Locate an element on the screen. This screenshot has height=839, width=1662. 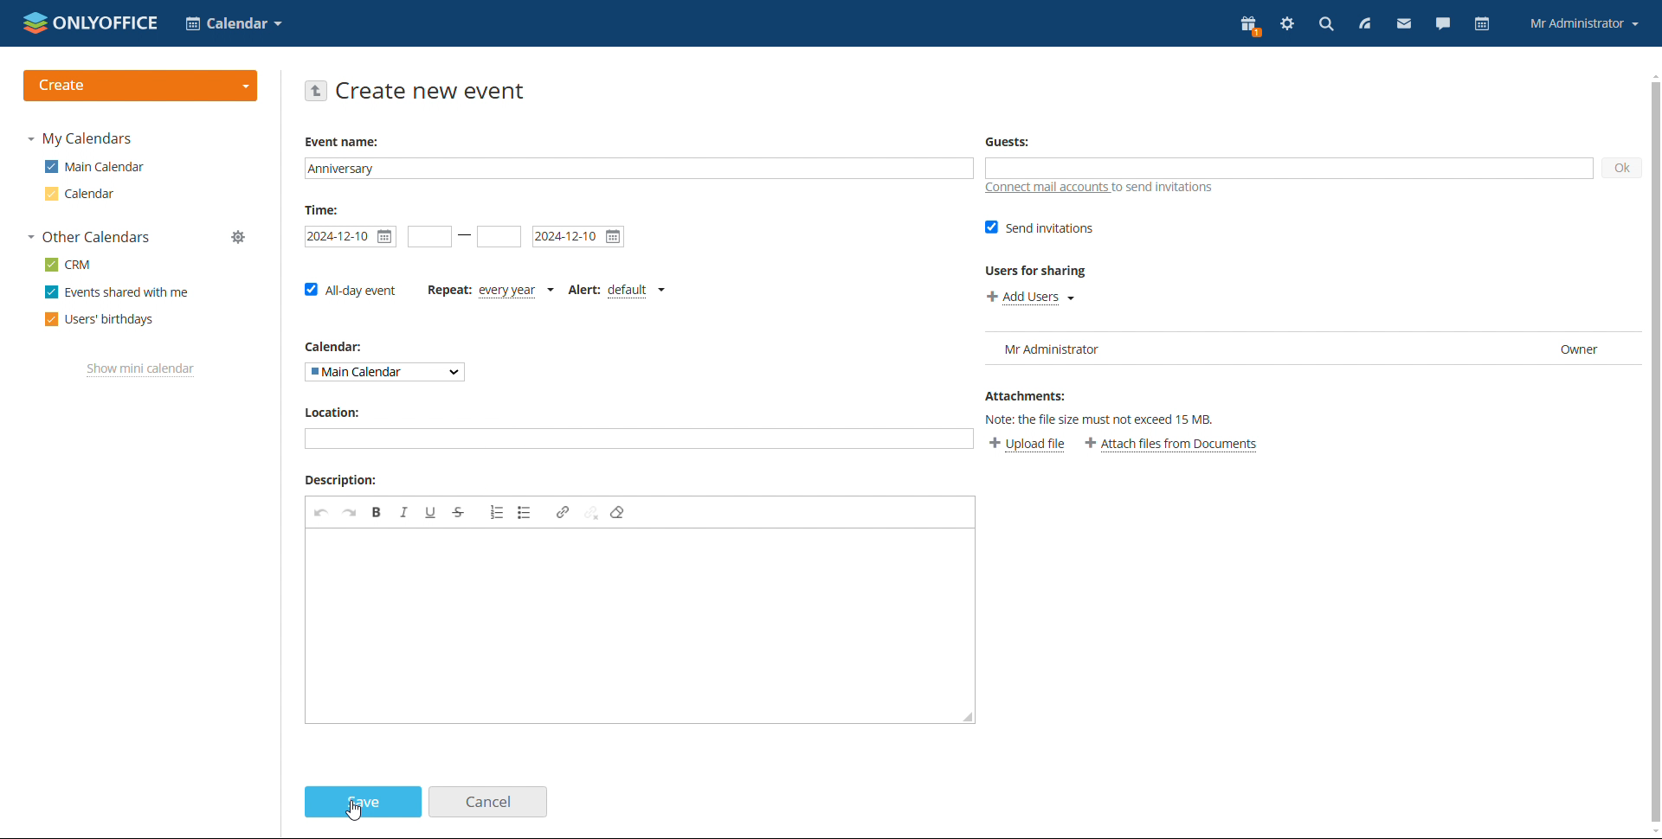
search is located at coordinates (1323, 24).